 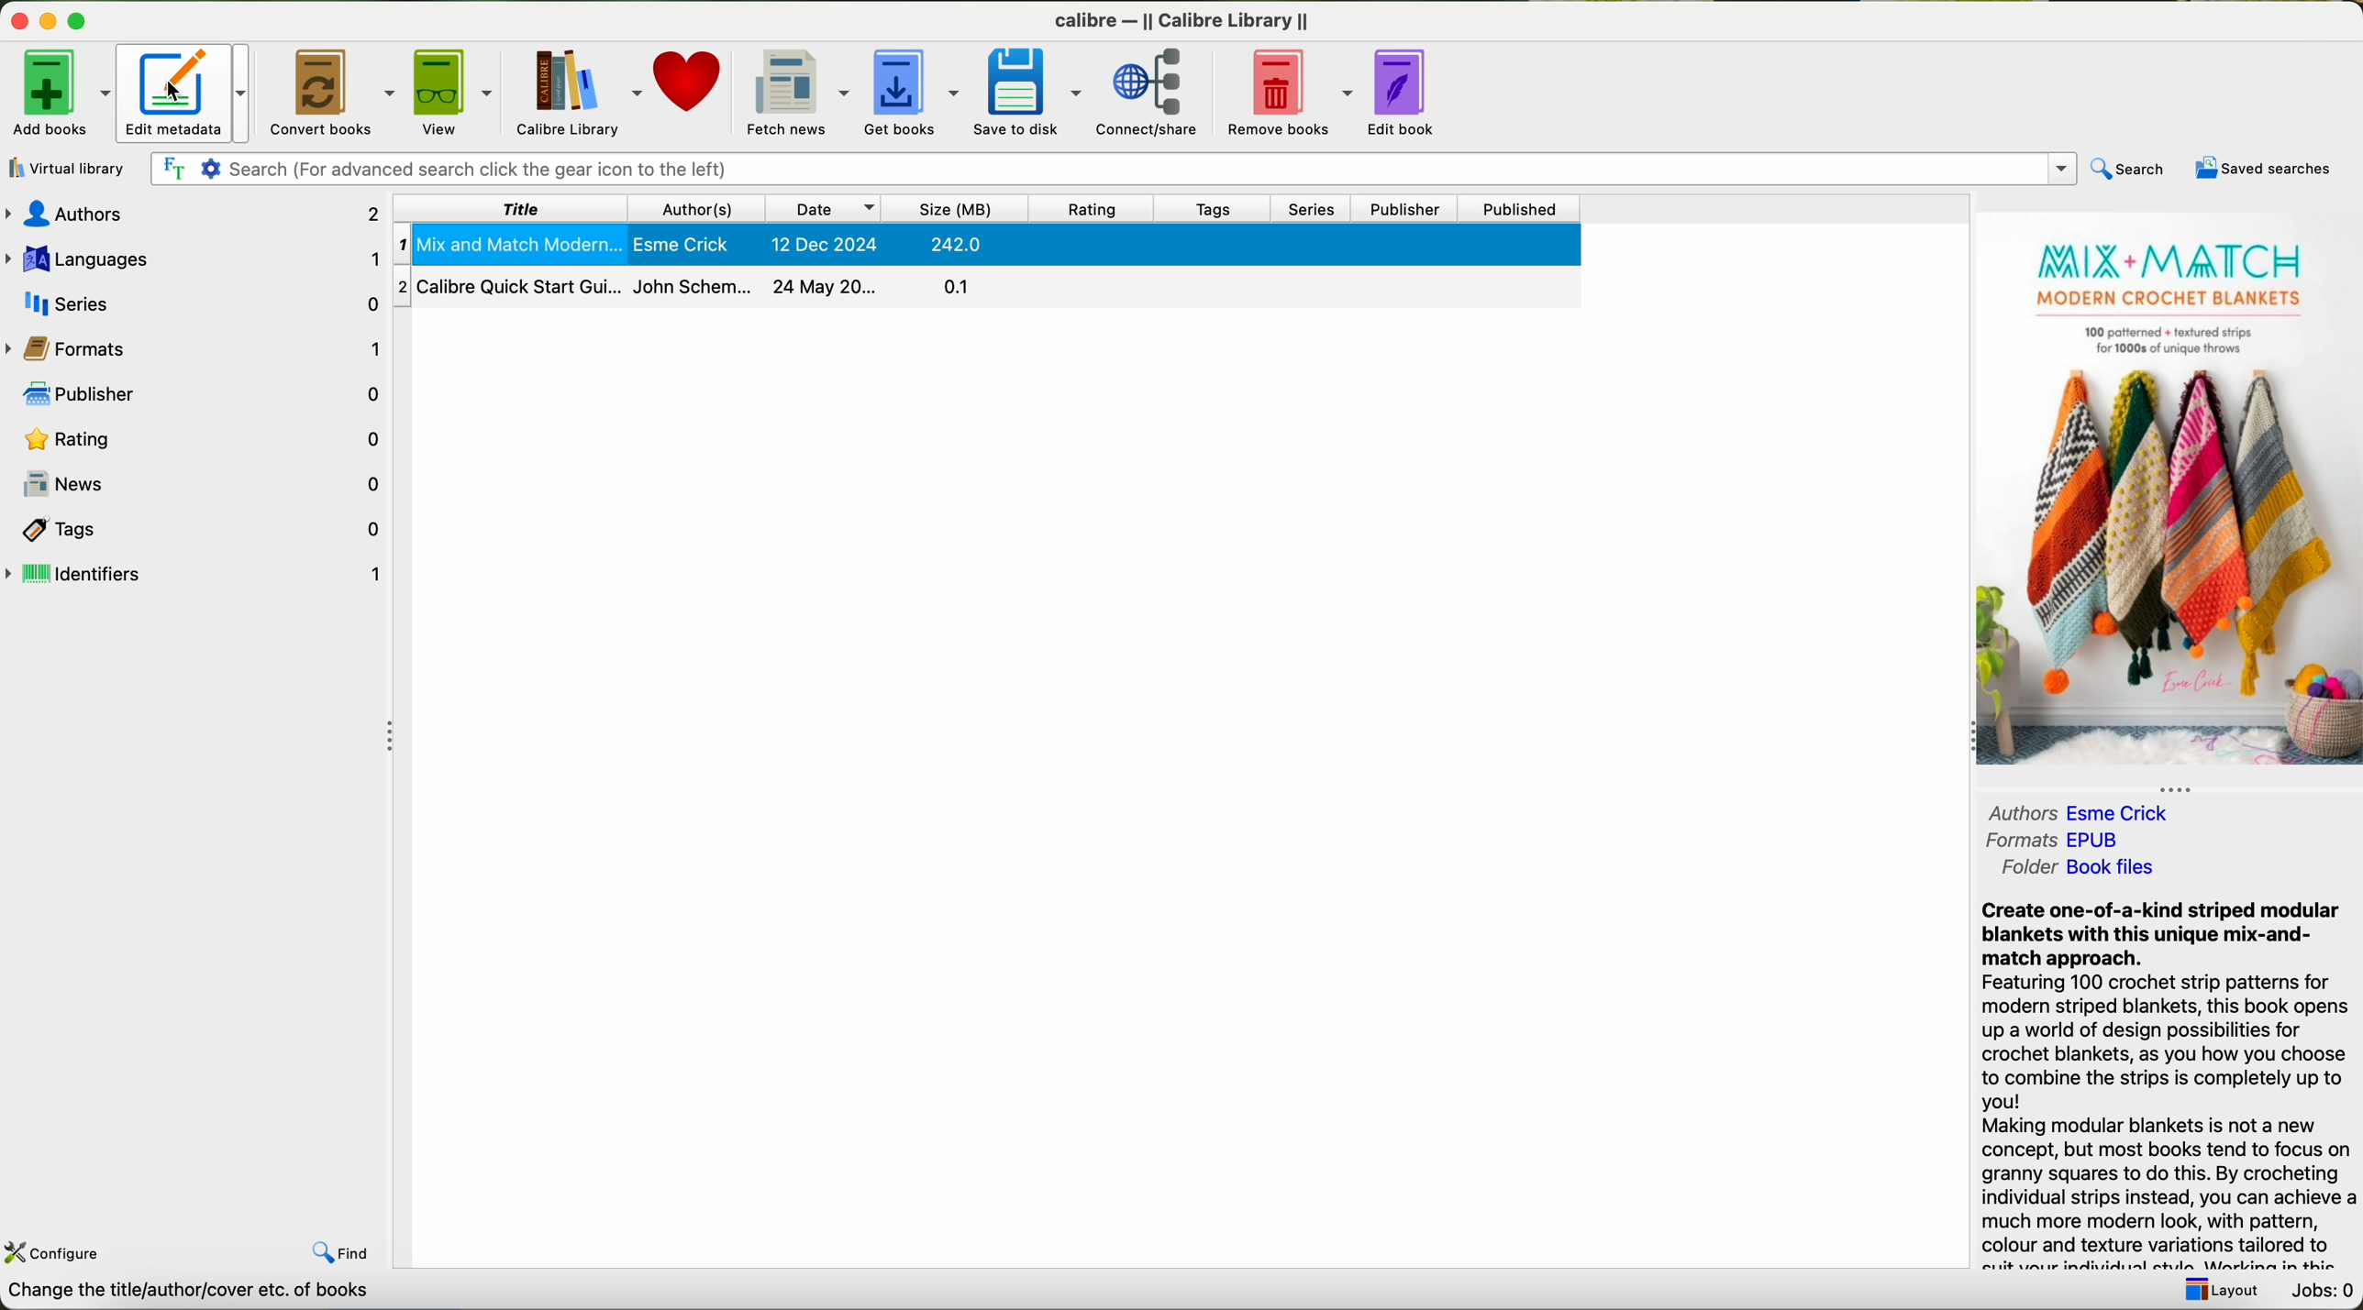 I want to click on virtual library, so click(x=63, y=168).